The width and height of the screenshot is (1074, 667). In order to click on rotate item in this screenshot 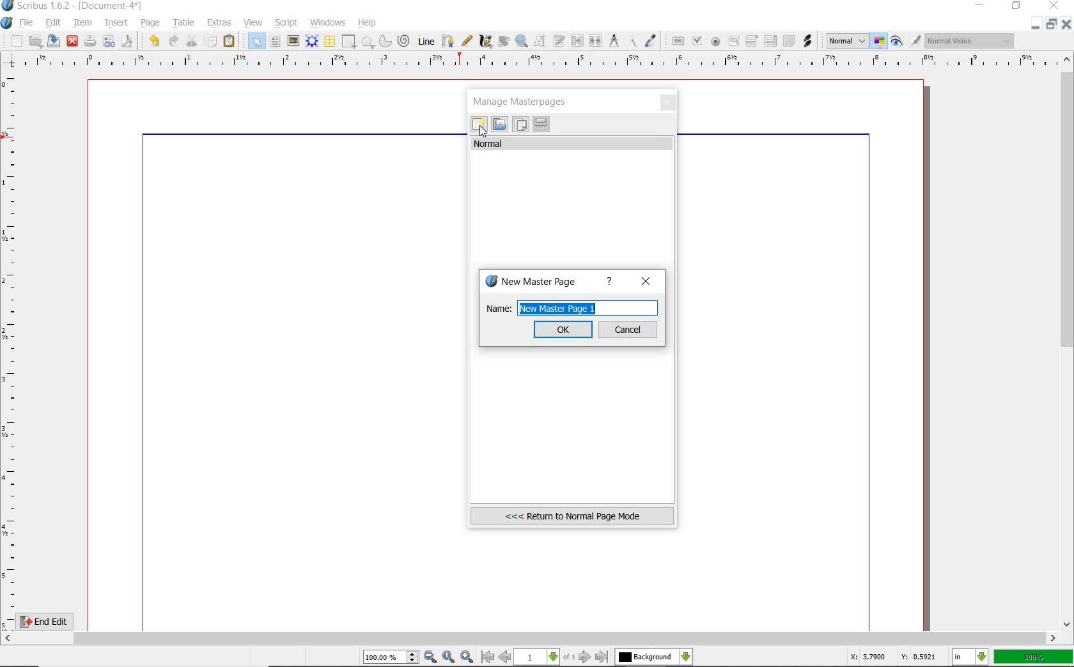, I will do `click(502, 42)`.